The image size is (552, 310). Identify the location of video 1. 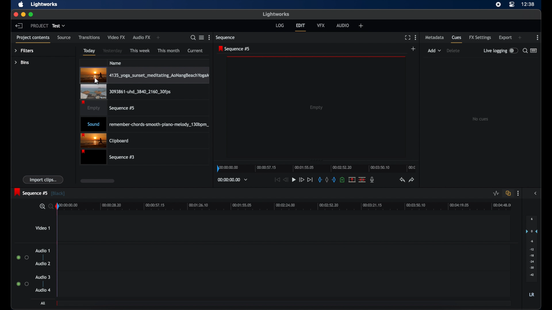
(43, 228).